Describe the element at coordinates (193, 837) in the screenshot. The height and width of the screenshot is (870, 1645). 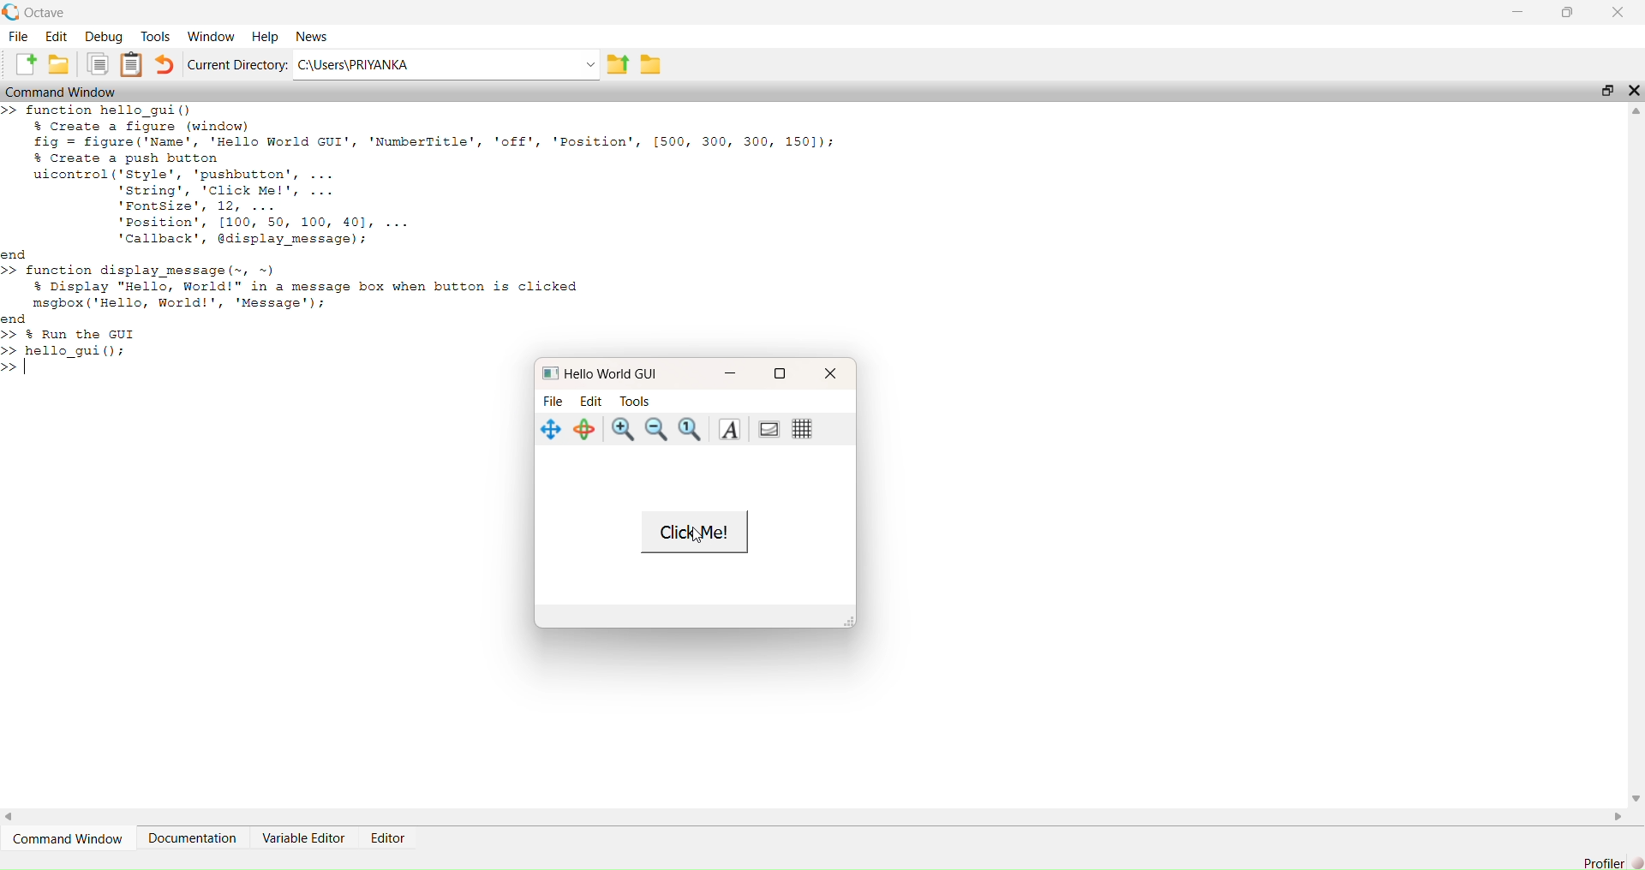
I see `Documentation` at that location.